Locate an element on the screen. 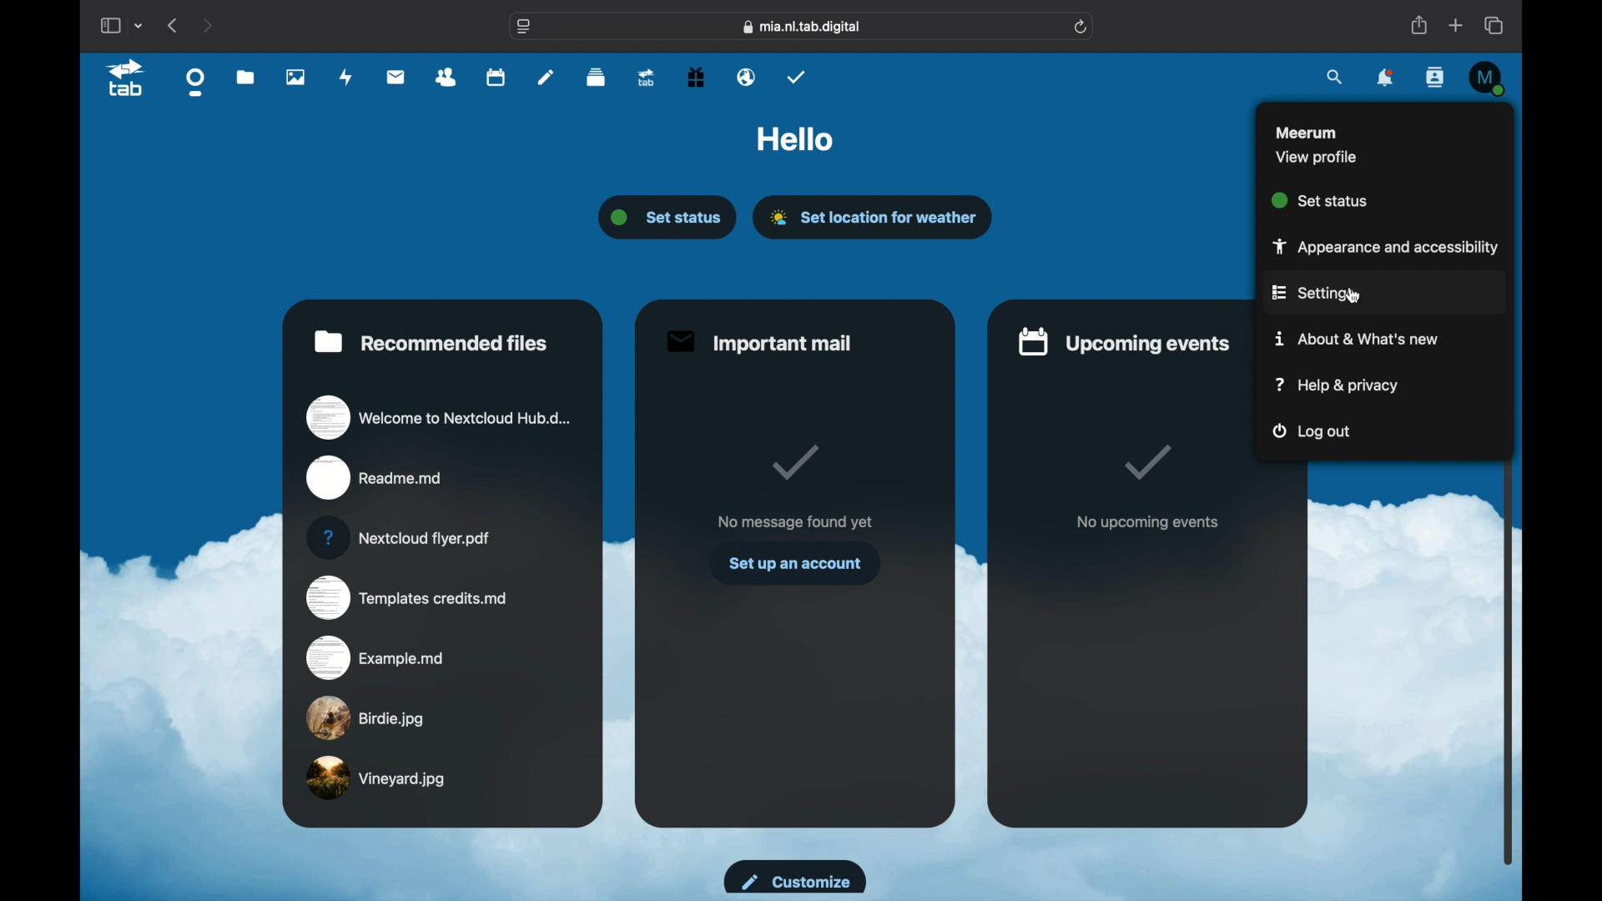 The height and width of the screenshot is (901, 1602). profile is located at coordinates (1485, 75).